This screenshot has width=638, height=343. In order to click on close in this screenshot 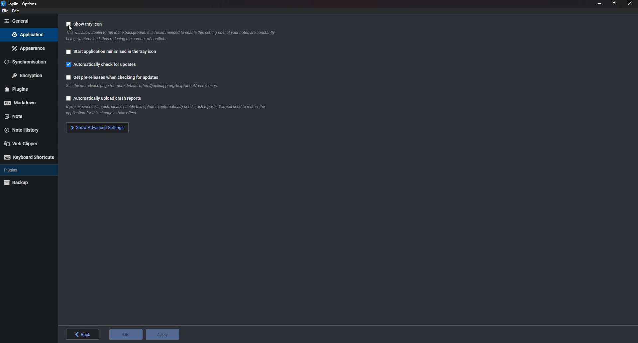, I will do `click(630, 4)`.